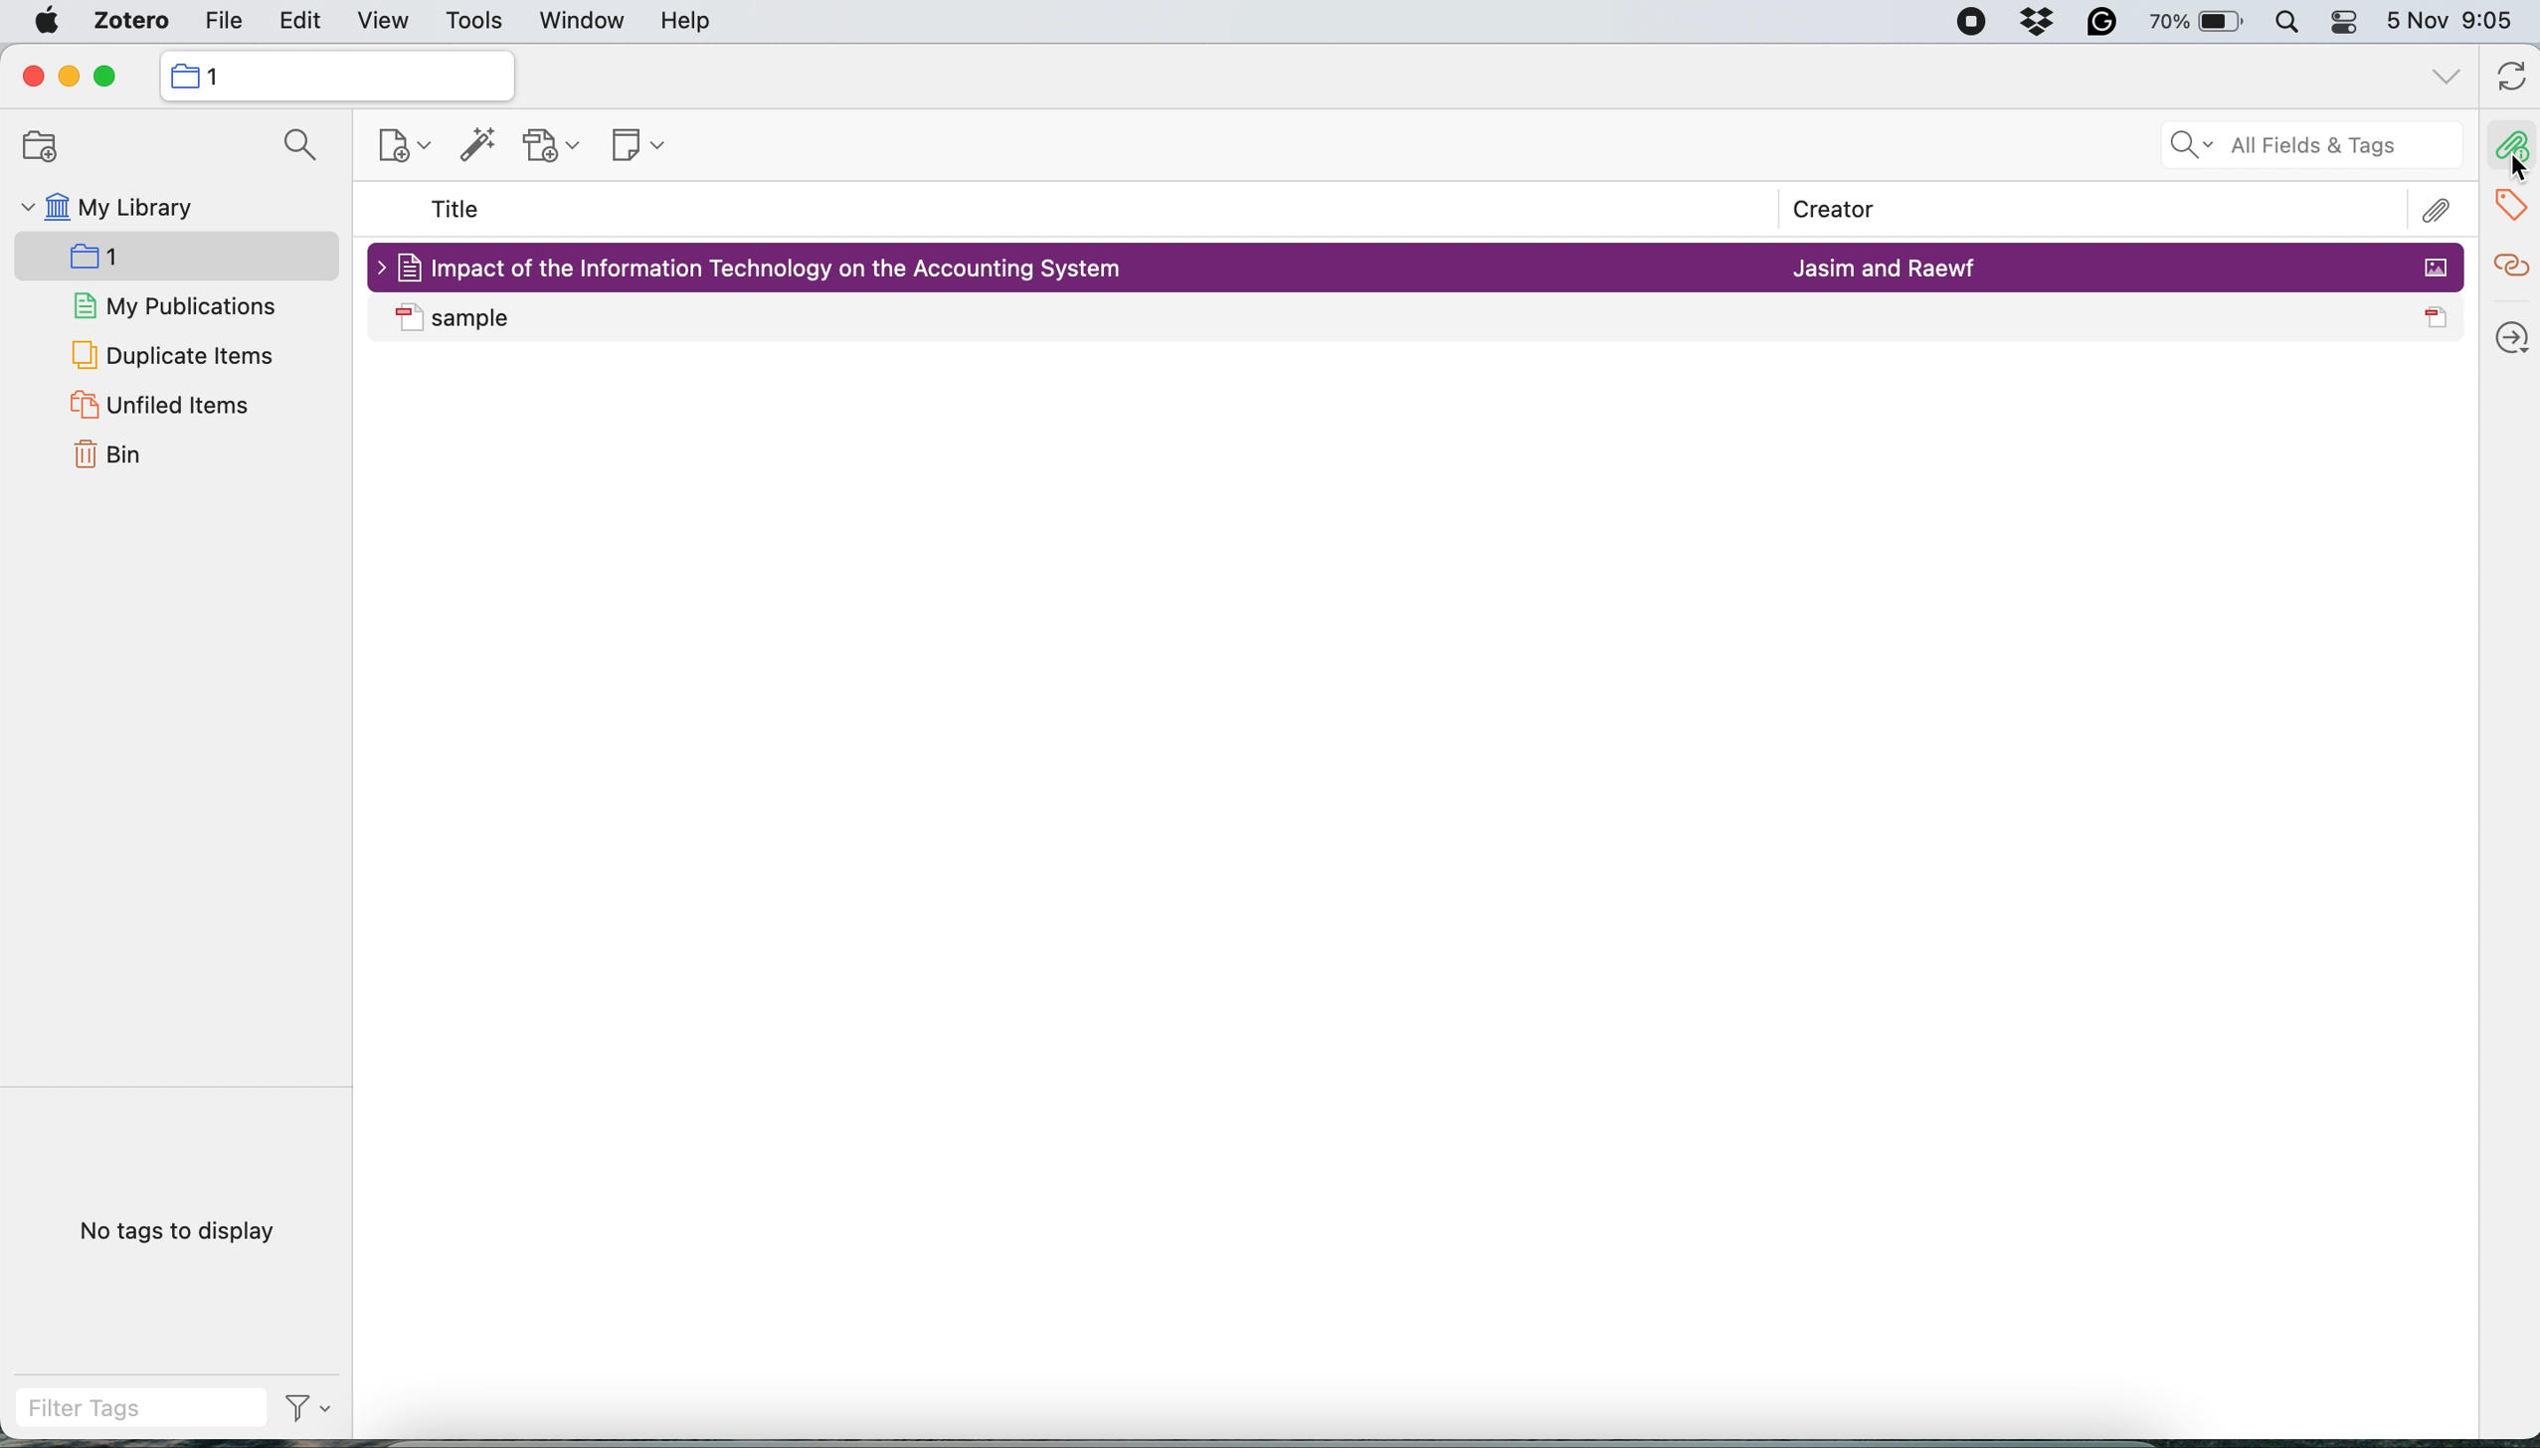 This screenshot has height=1448, width=2540. Describe the element at coordinates (182, 1230) in the screenshot. I see `no tags to display` at that location.